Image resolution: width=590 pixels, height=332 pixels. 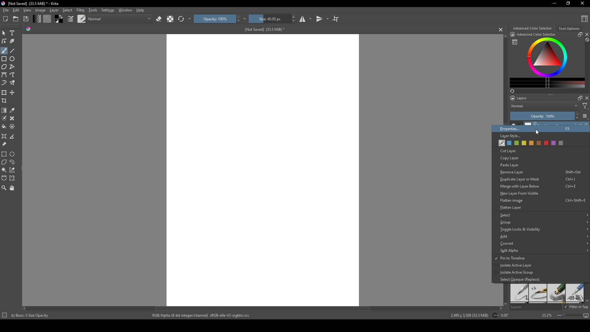 What do you see at coordinates (14, 136) in the screenshot?
I see `measure` at bounding box center [14, 136].